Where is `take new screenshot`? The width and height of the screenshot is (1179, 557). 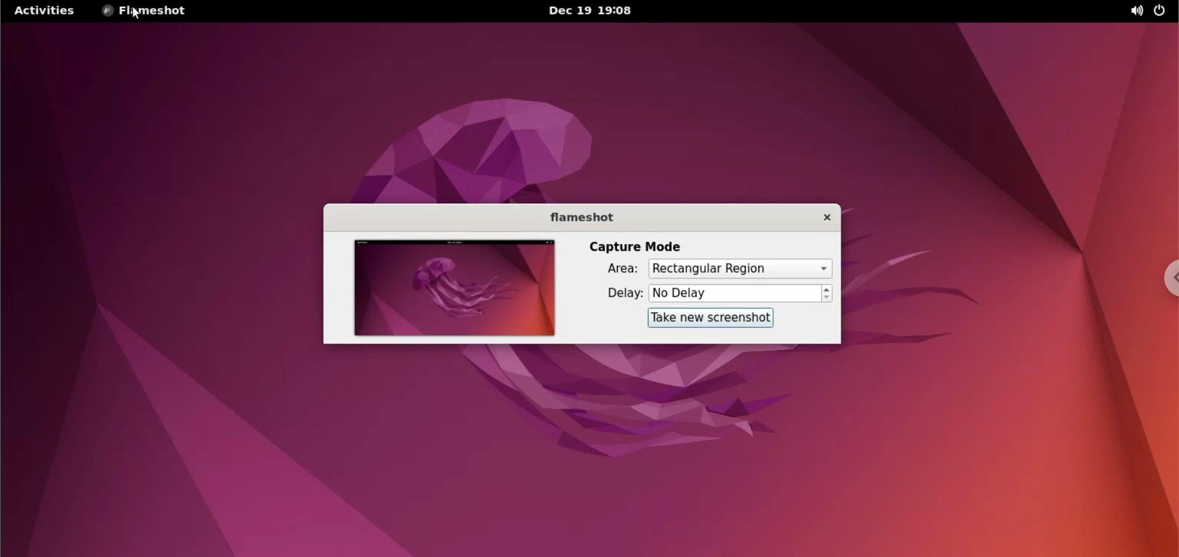
take new screenshot is located at coordinates (713, 317).